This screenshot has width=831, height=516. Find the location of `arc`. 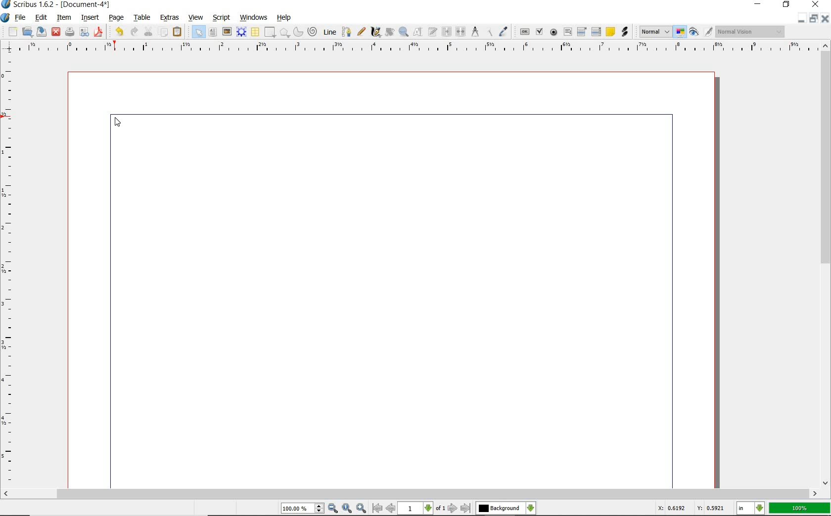

arc is located at coordinates (298, 31).